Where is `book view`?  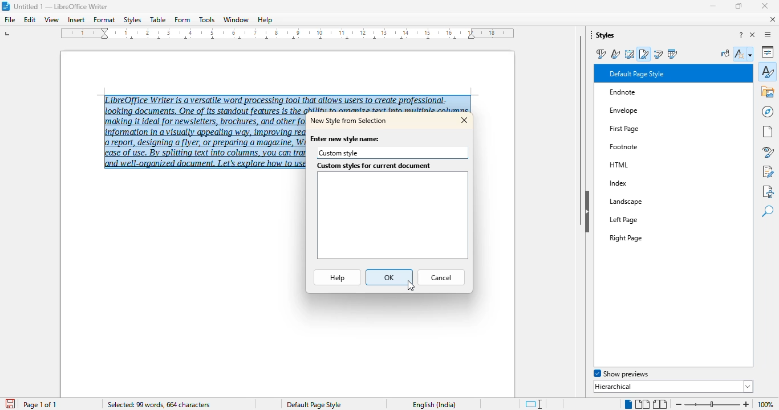 book view is located at coordinates (660, 404).